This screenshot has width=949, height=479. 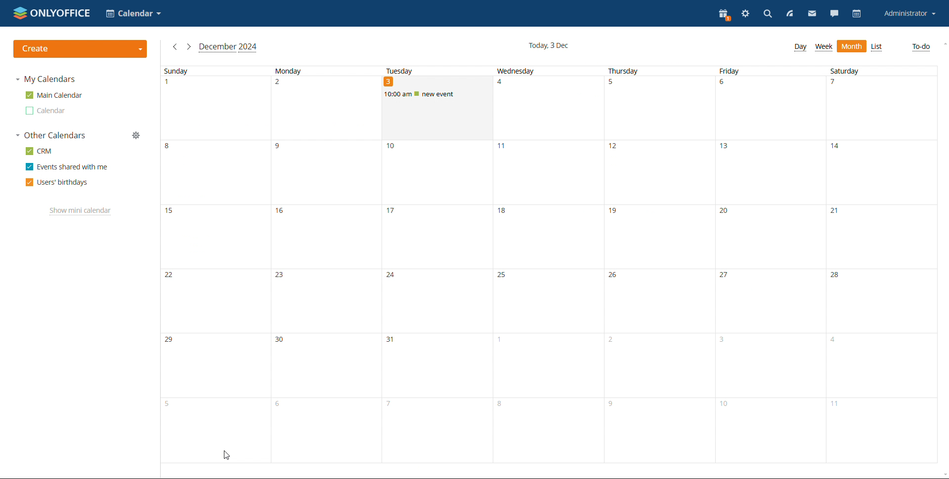 I want to click on 11, so click(x=547, y=173).